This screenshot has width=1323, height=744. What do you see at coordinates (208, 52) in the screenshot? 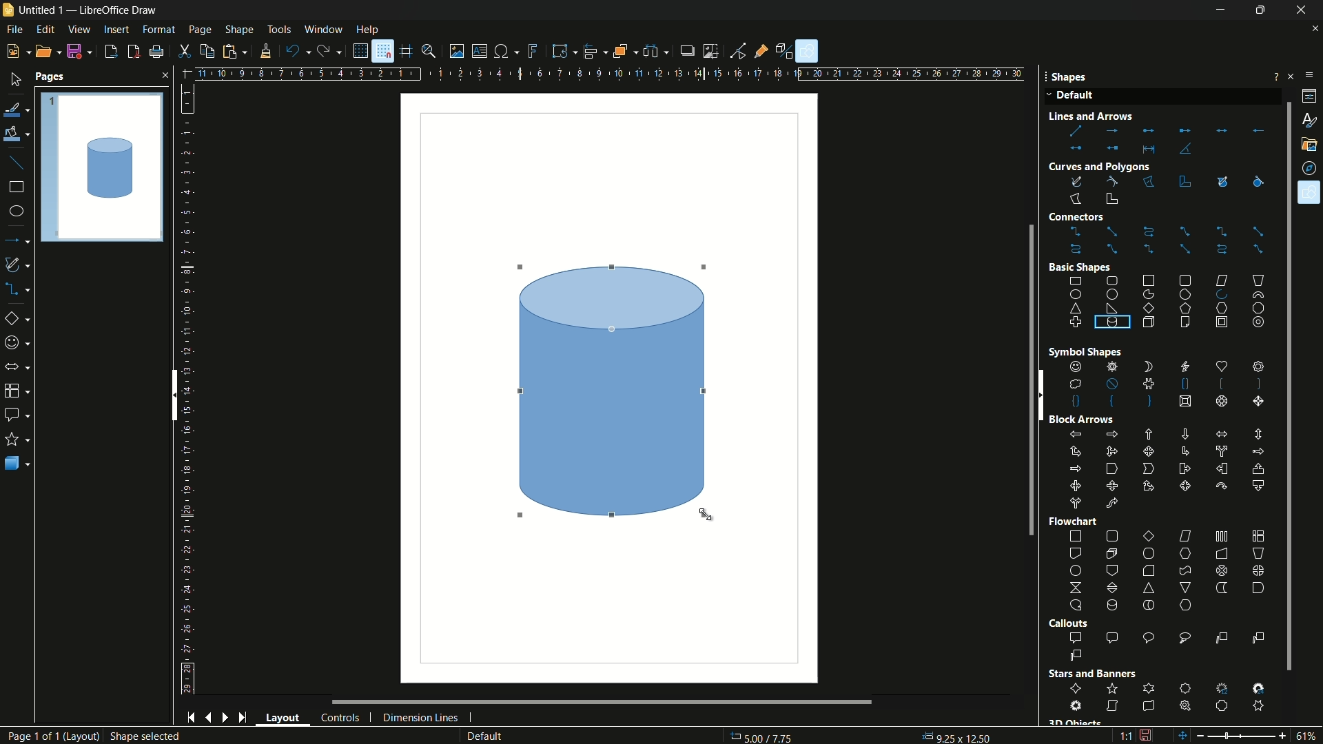
I see `copy` at bounding box center [208, 52].